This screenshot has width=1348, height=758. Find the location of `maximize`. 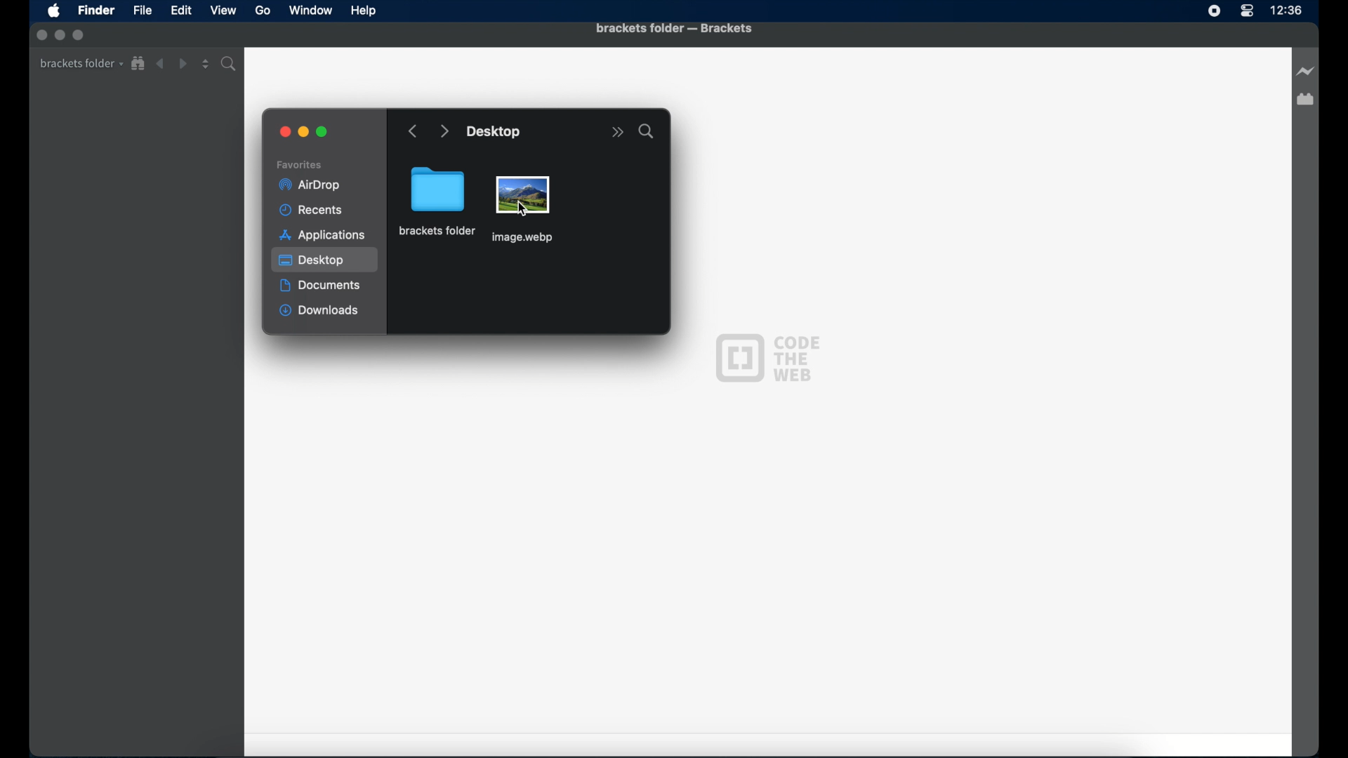

maximize is located at coordinates (324, 133).